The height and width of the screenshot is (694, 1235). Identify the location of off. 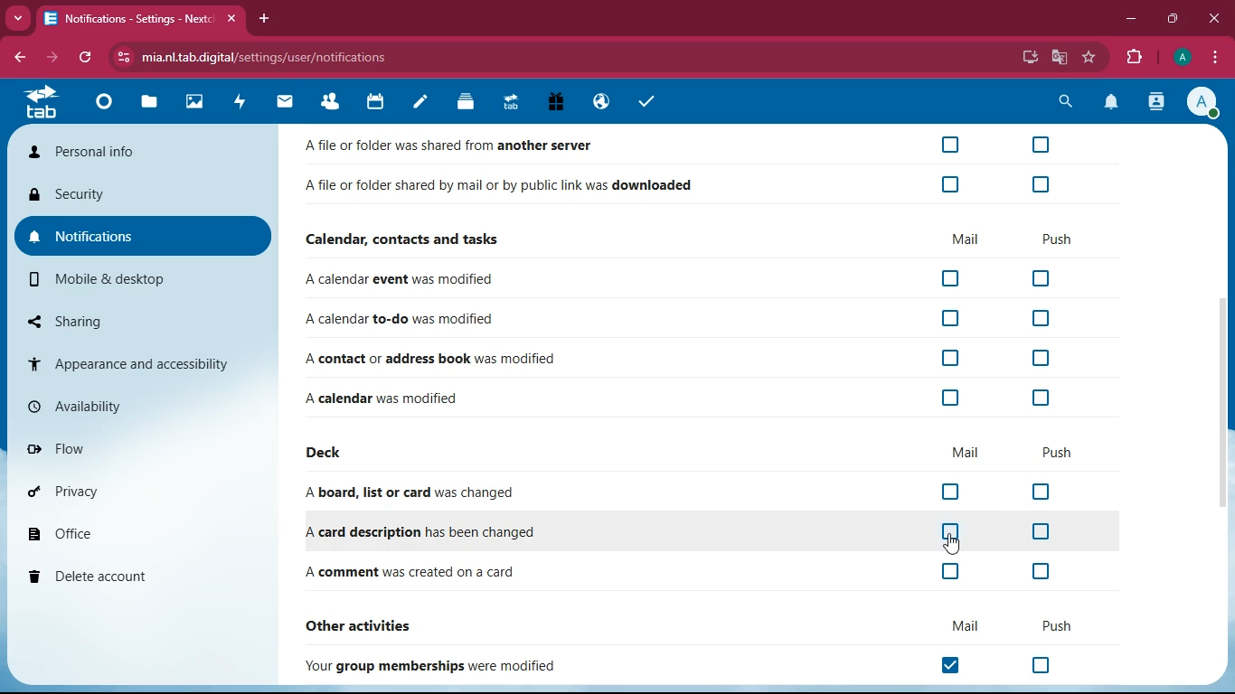
(952, 572).